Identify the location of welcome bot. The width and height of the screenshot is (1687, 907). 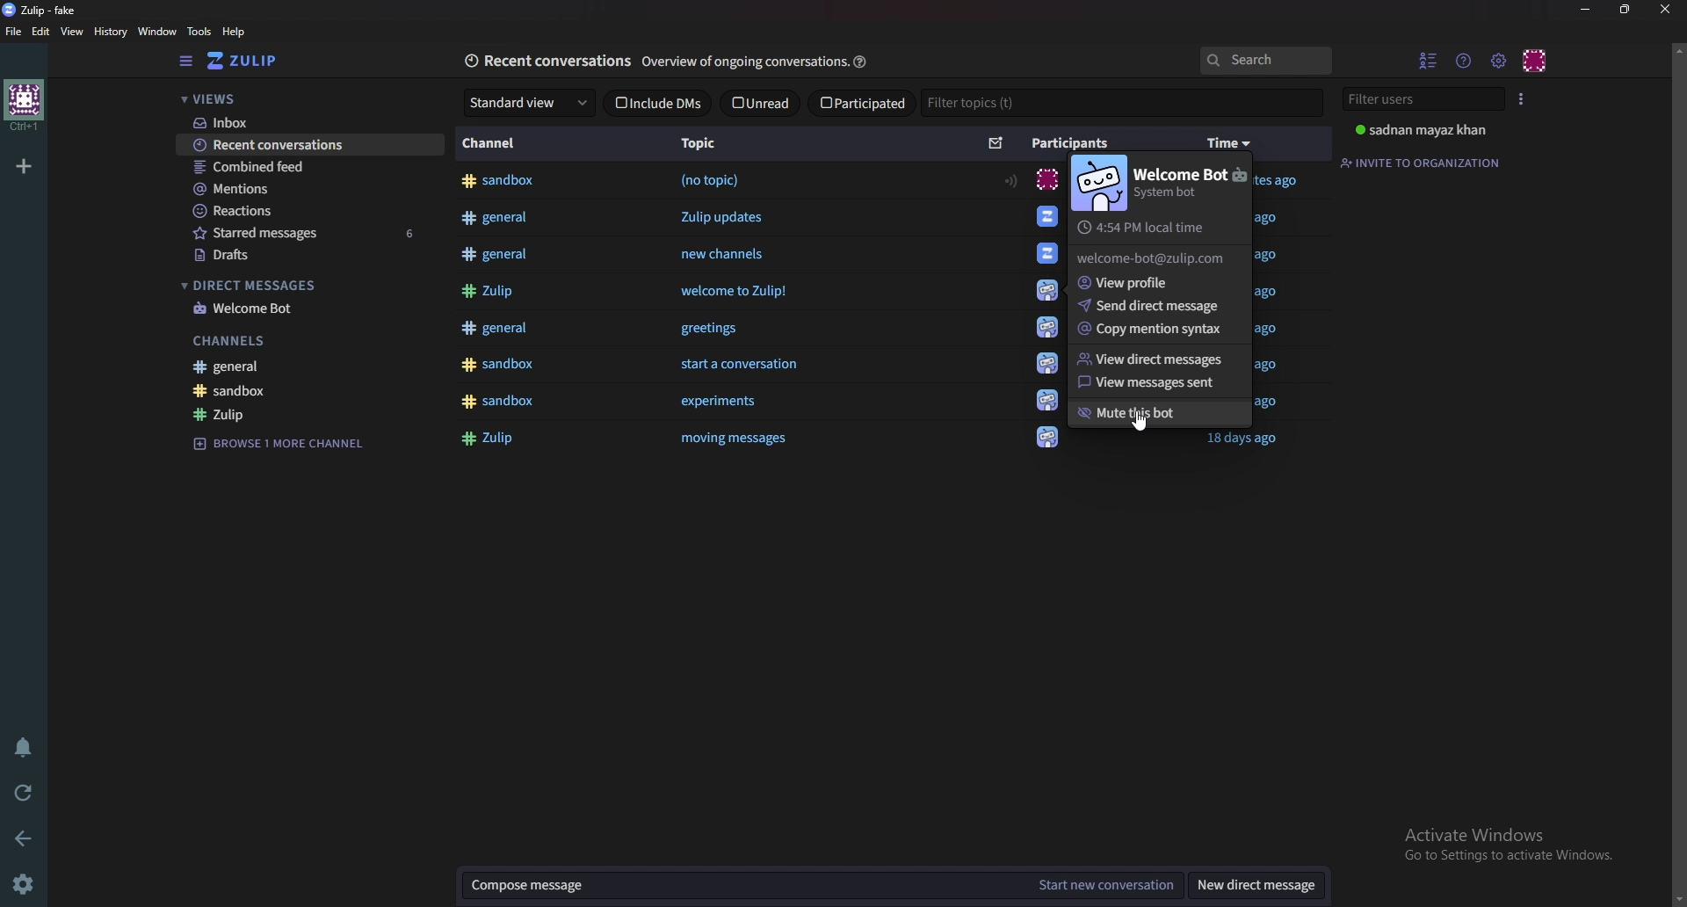
(305, 308).